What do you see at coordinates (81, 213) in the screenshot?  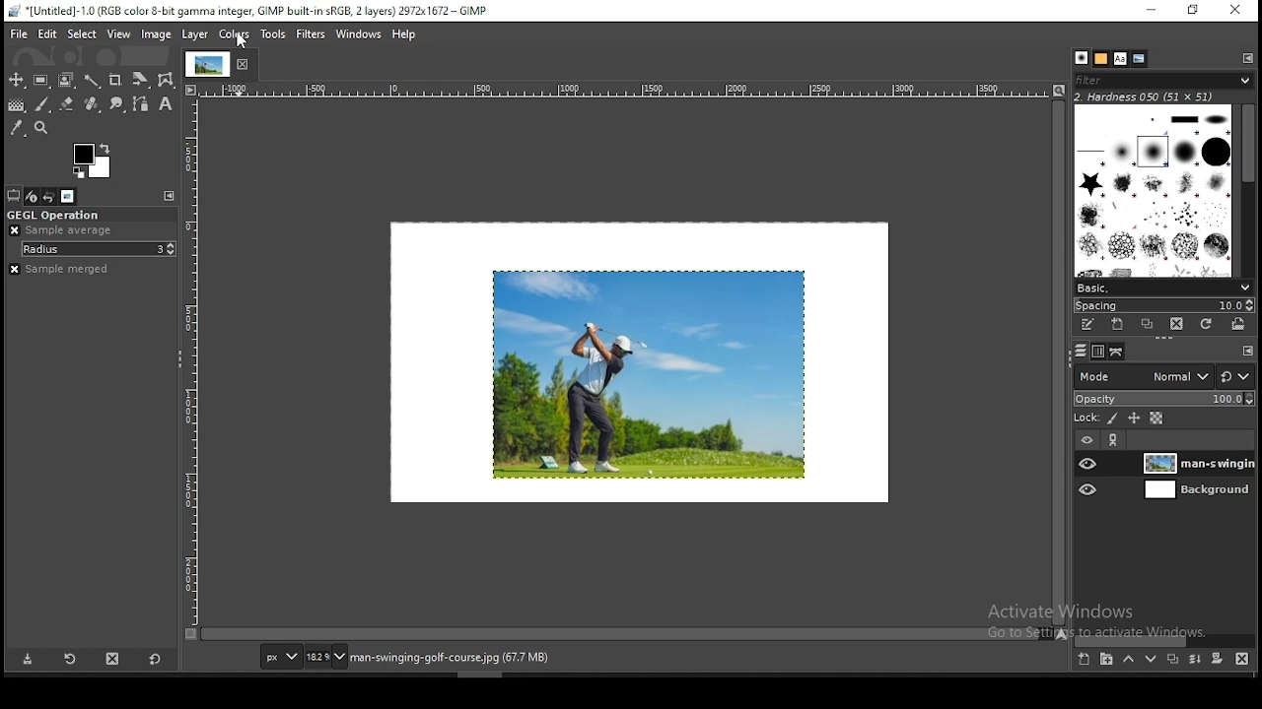 I see `GEGL operation` at bounding box center [81, 213].